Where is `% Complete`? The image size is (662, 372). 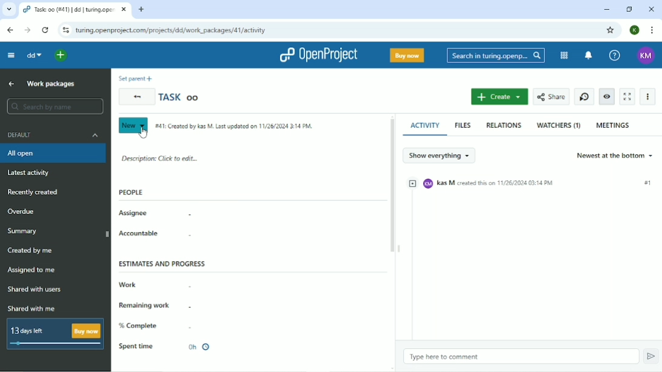
% Complete is located at coordinates (139, 326).